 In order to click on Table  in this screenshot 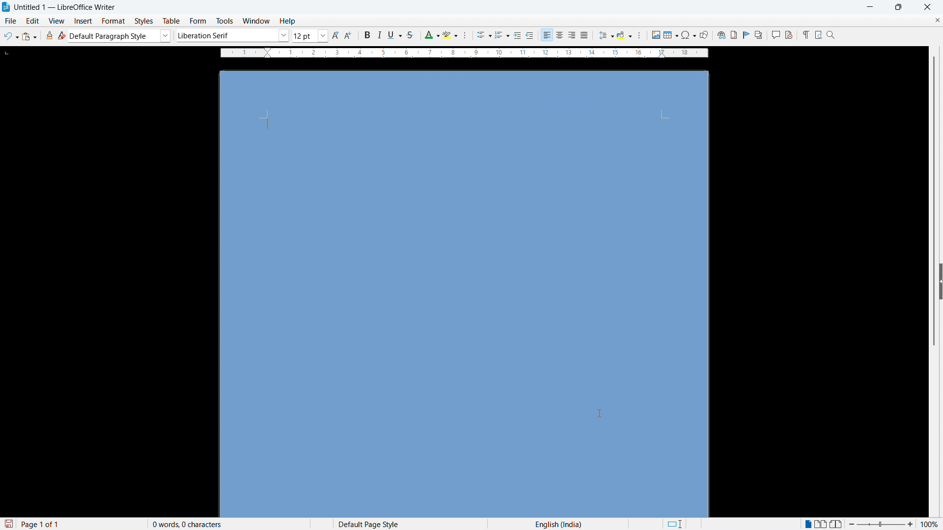, I will do `click(172, 21)`.